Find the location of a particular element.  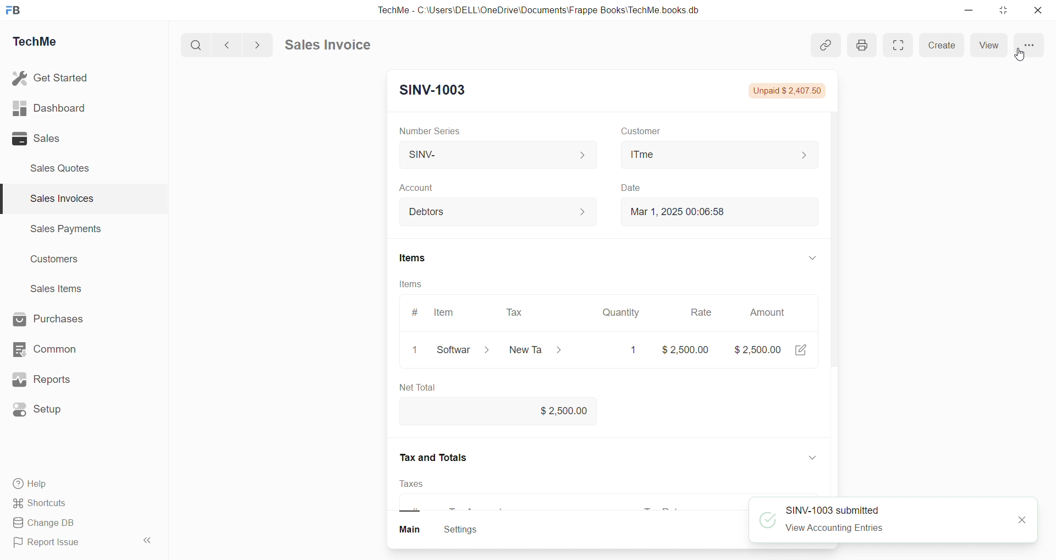

B& Change DB is located at coordinates (48, 524).